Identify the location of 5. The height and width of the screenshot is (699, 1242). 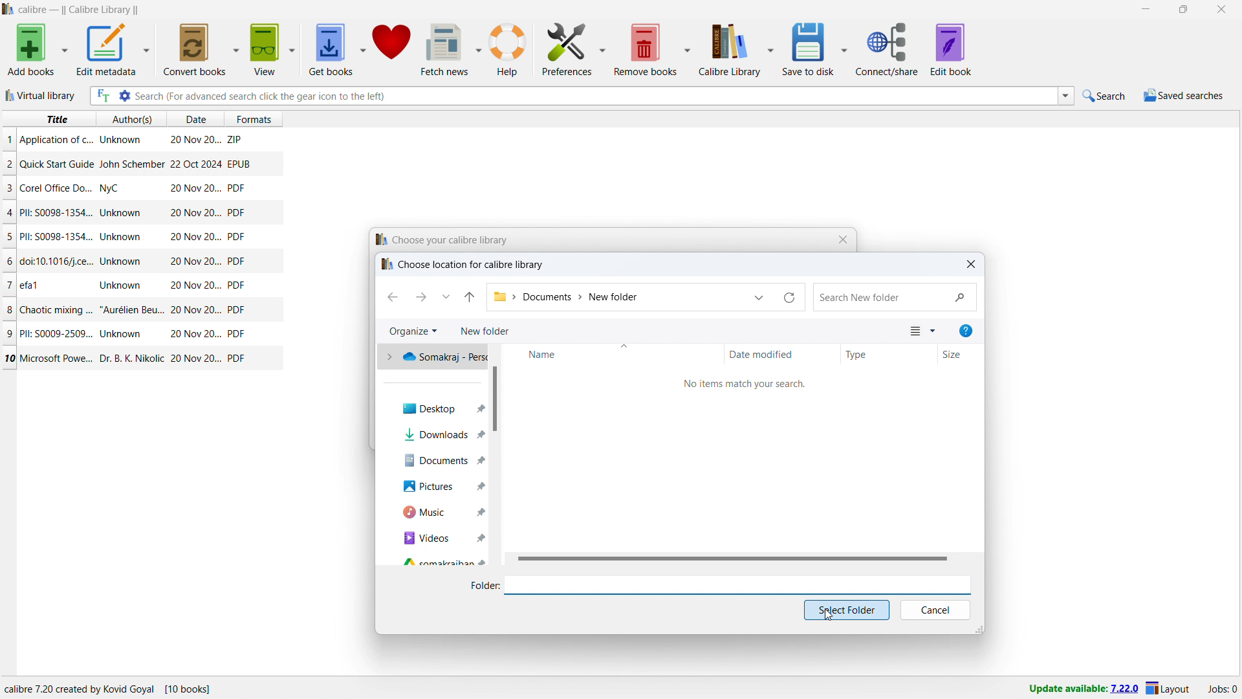
(9, 238).